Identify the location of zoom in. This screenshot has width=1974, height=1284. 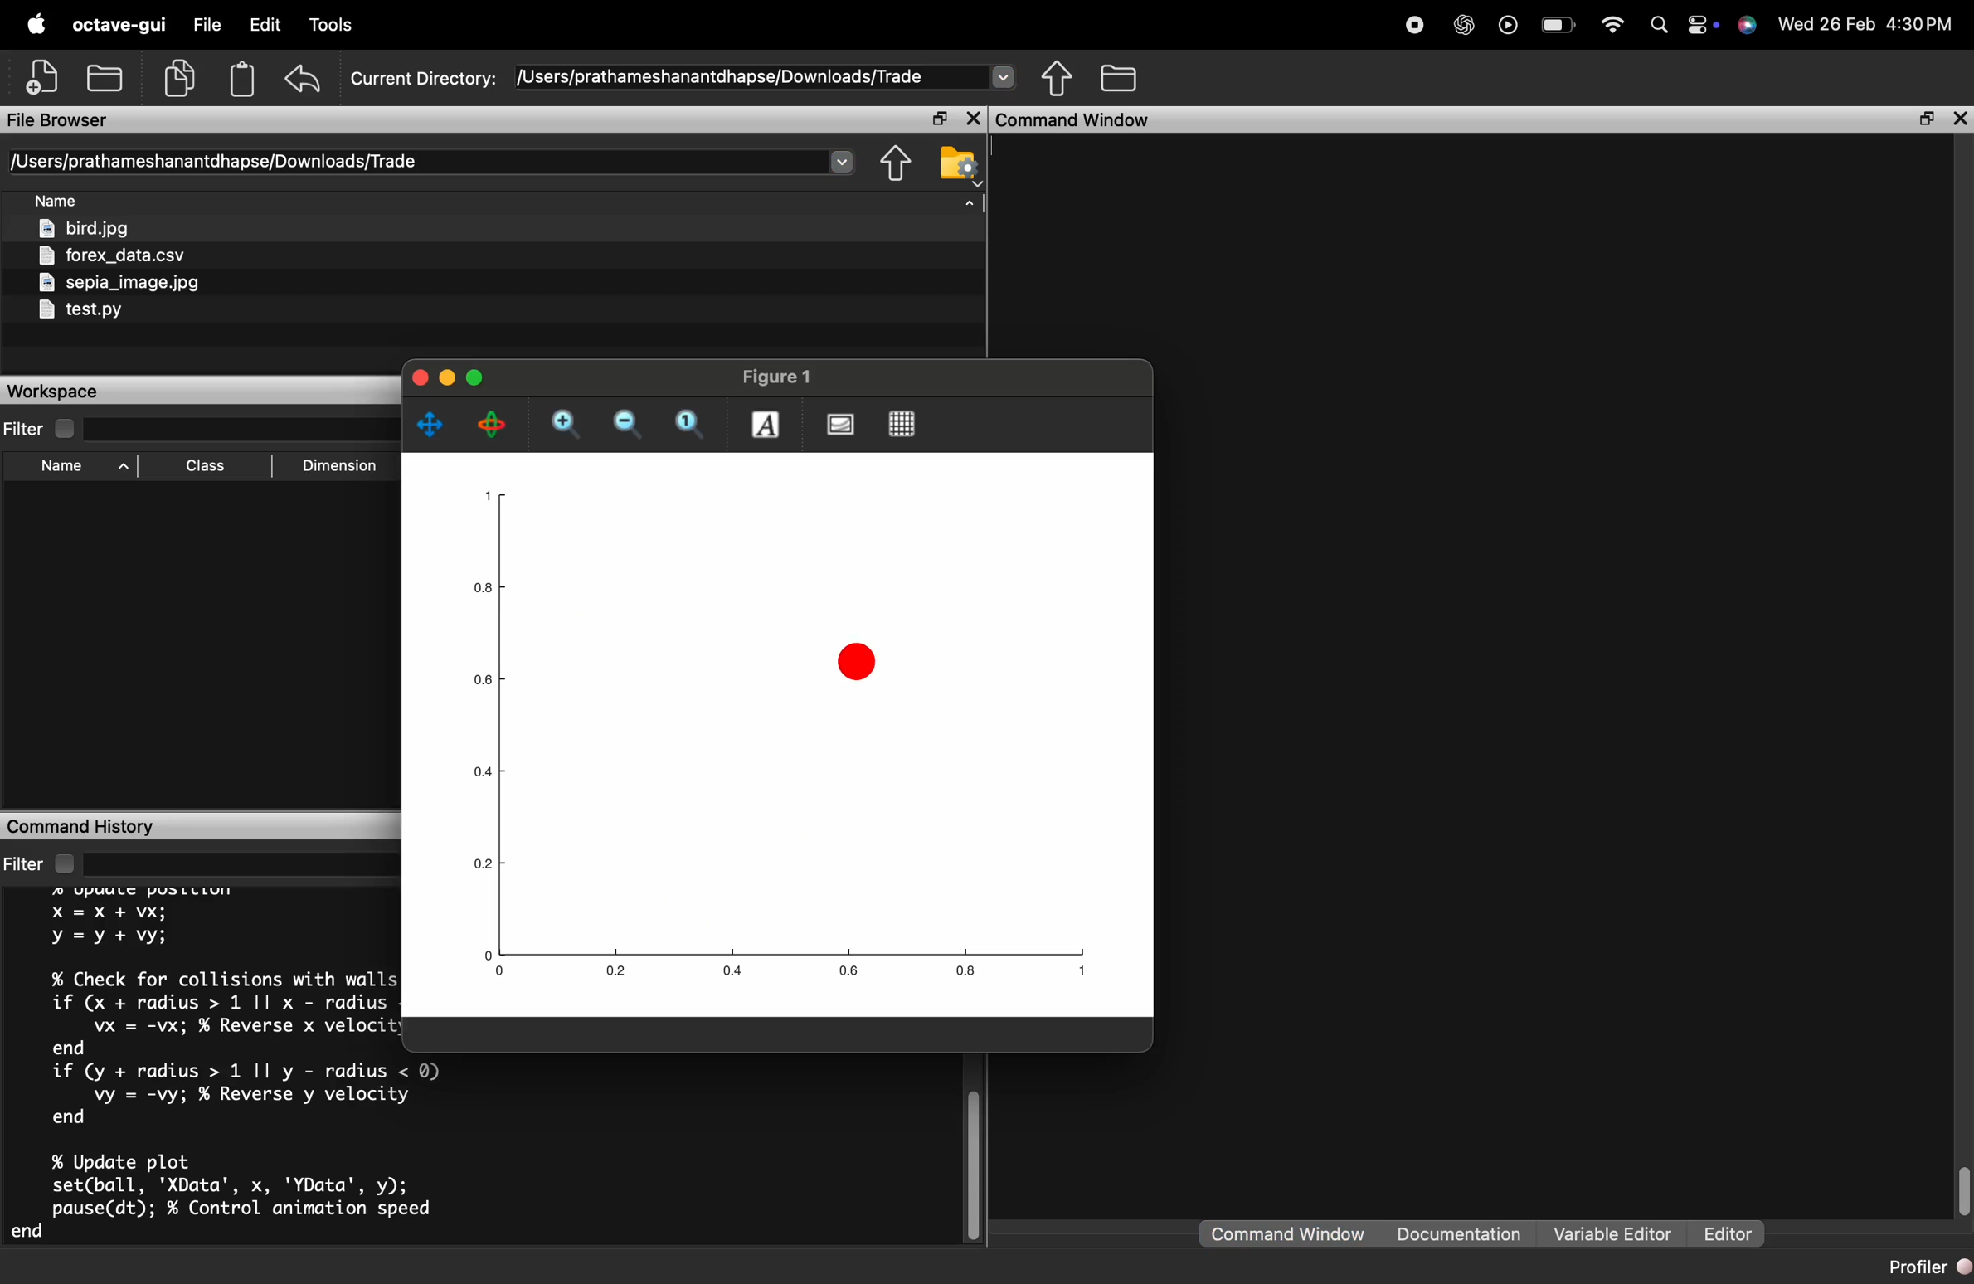
(571, 427).